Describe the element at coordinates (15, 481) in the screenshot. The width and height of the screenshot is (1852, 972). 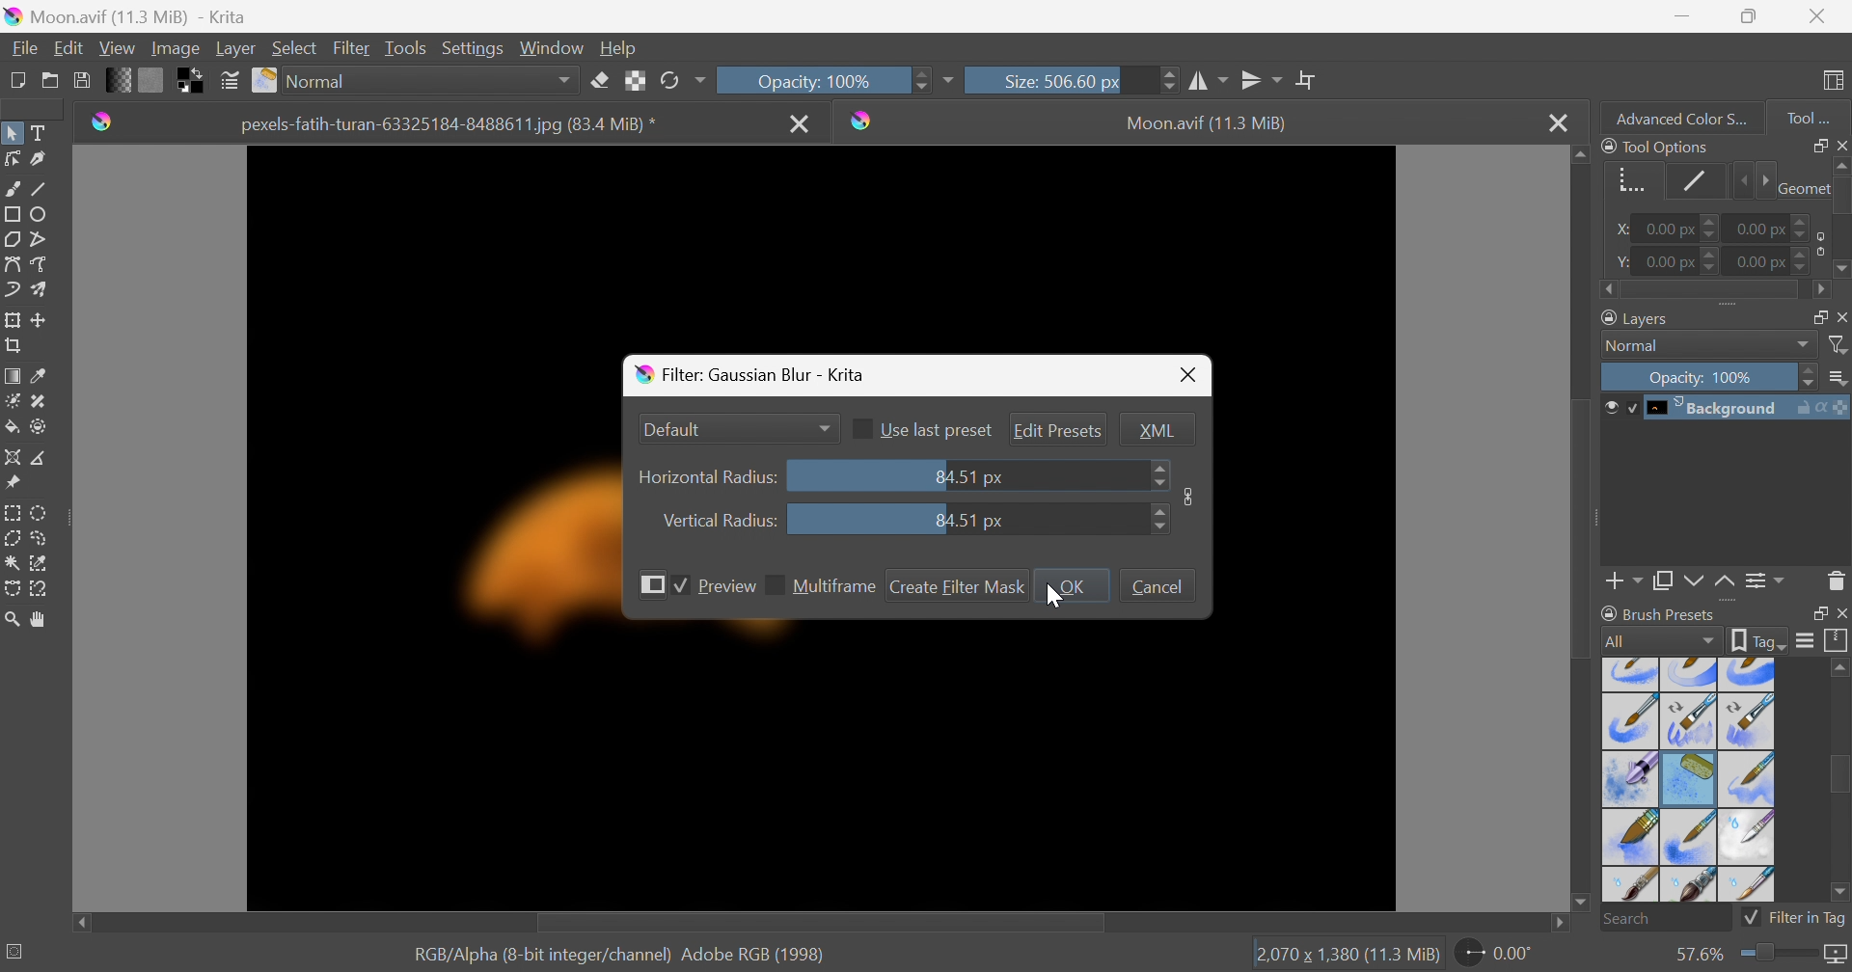
I see `Reference Images tool` at that location.